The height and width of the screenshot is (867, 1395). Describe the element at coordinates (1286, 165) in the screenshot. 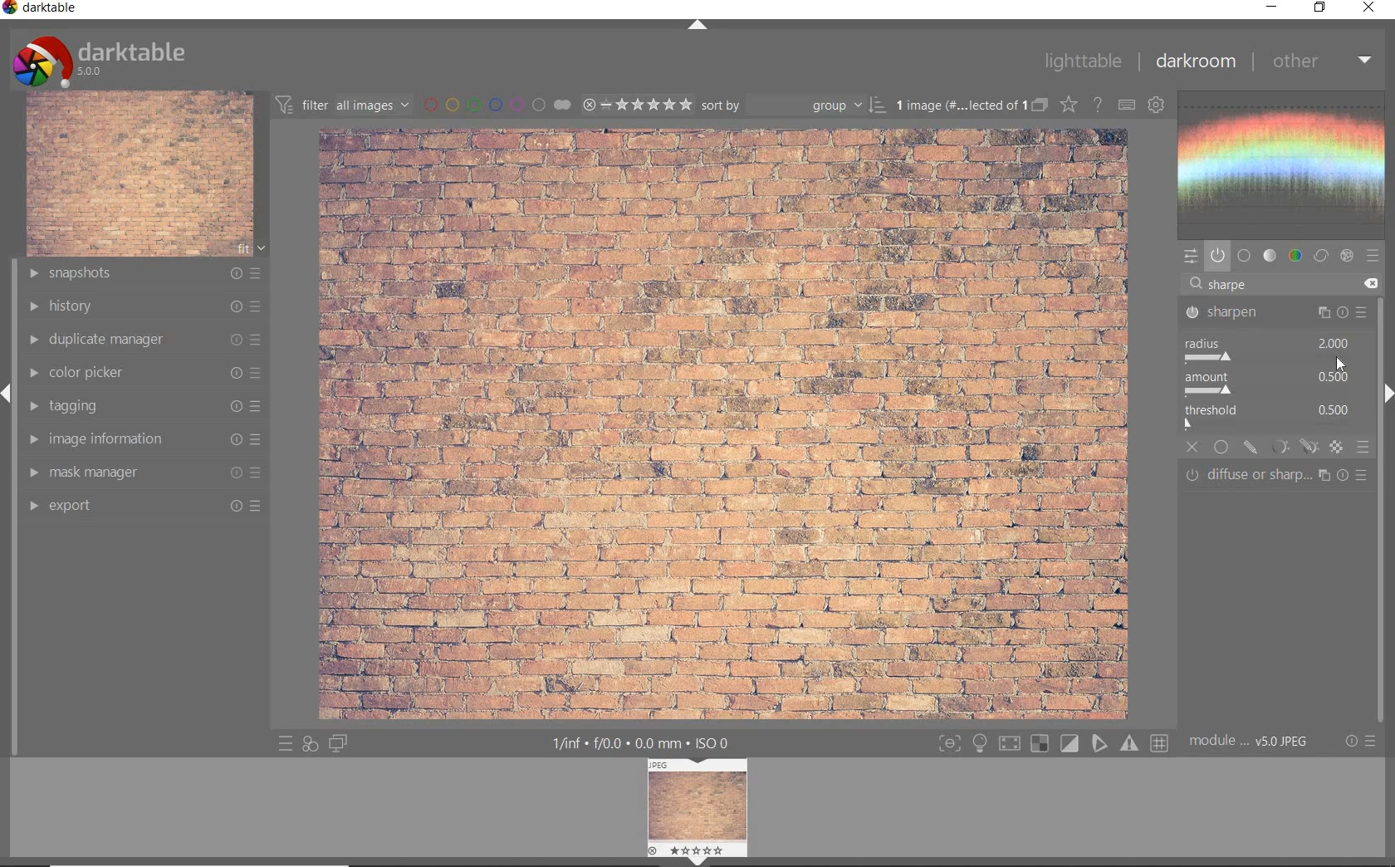

I see `wave form` at that location.